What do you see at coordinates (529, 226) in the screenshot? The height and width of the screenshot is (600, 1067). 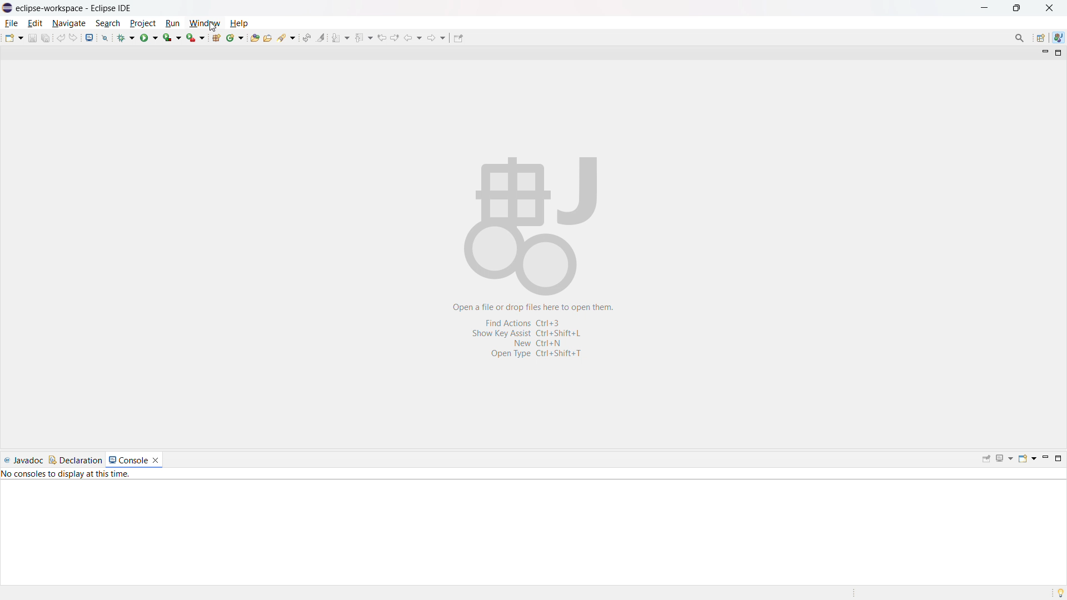 I see `IDE Welcome Screen Icon` at bounding box center [529, 226].